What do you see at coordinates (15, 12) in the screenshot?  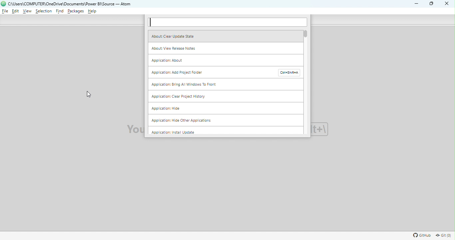 I see `Edit` at bounding box center [15, 12].